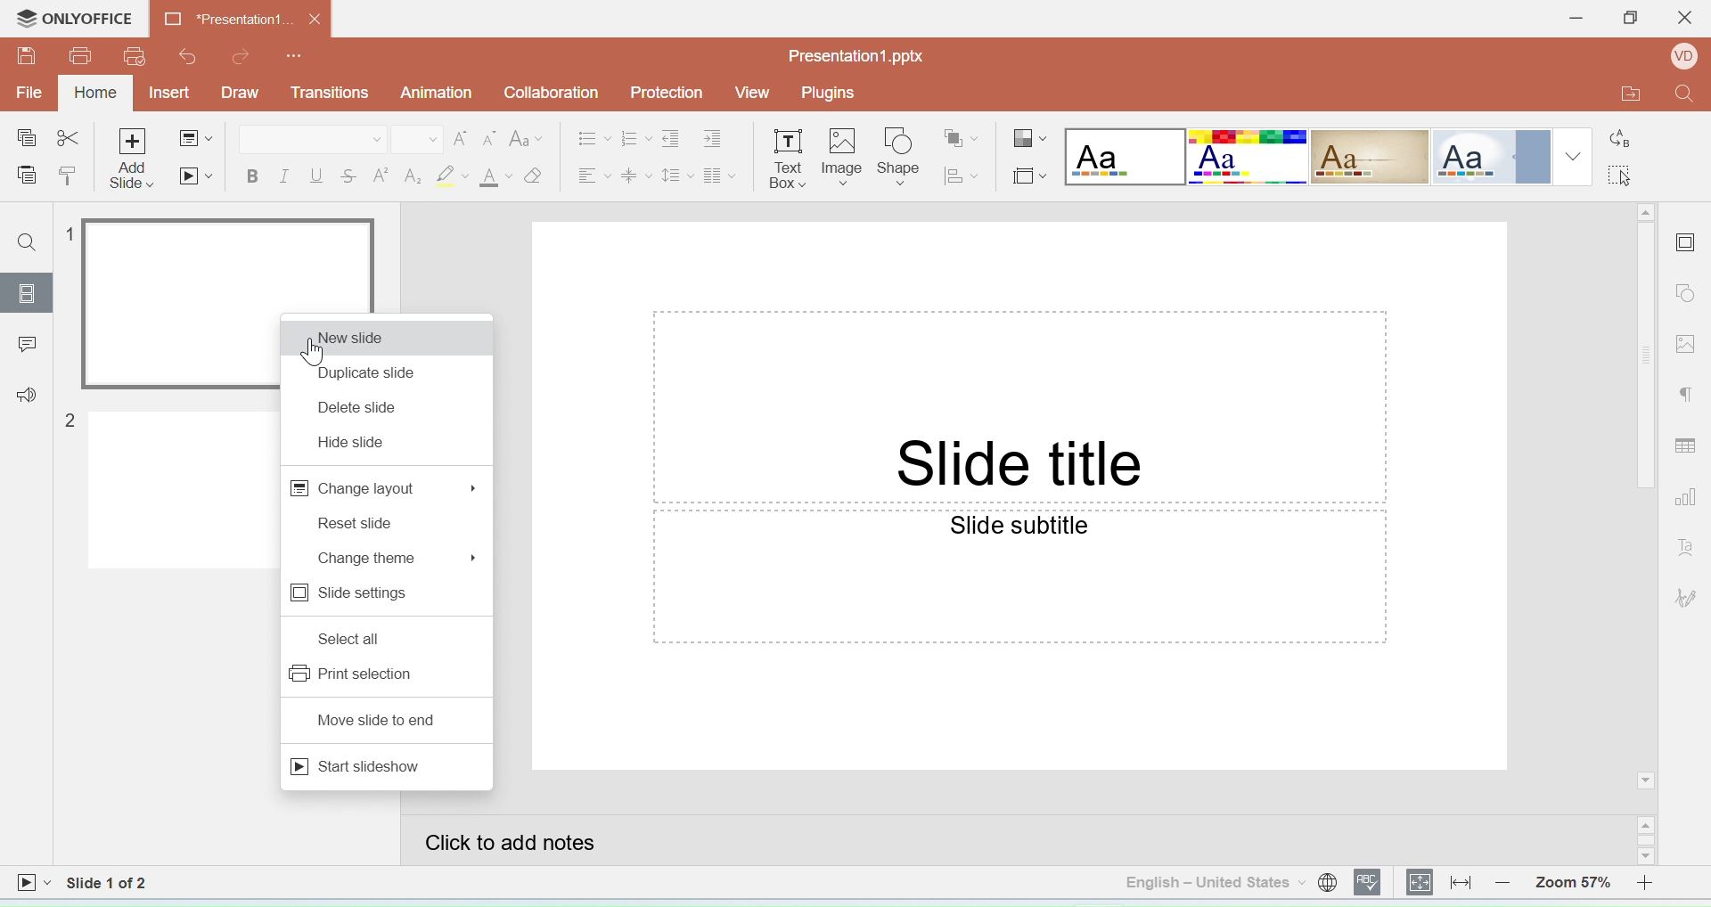  Describe the element at coordinates (97, 92) in the screenshot. I see `Home` at that location.